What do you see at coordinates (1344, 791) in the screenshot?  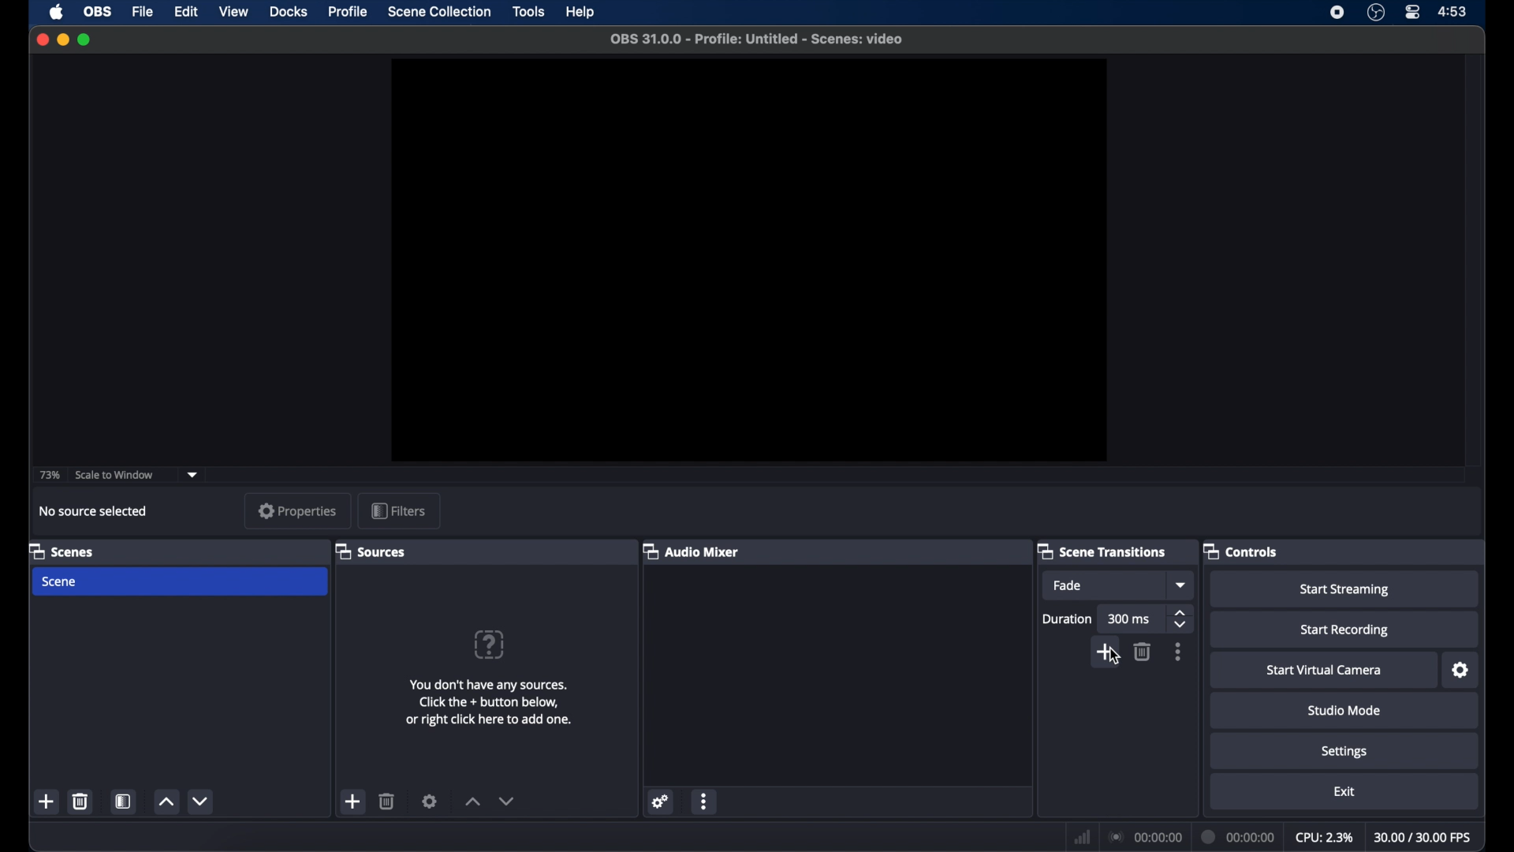 I see `exit` at bounding box center [1344, 791].